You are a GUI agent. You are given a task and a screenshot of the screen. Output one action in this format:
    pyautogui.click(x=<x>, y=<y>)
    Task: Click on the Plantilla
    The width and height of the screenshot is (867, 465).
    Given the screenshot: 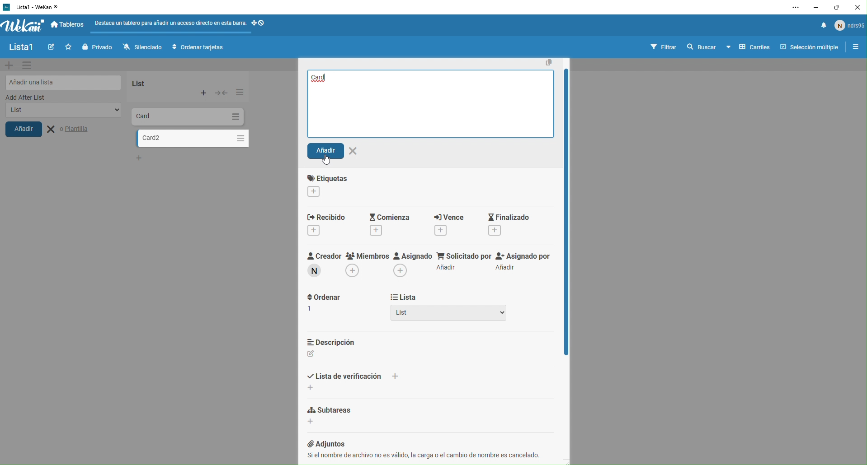 What is the action you would take?
    pyautogui.click(x=75, y=130)
    